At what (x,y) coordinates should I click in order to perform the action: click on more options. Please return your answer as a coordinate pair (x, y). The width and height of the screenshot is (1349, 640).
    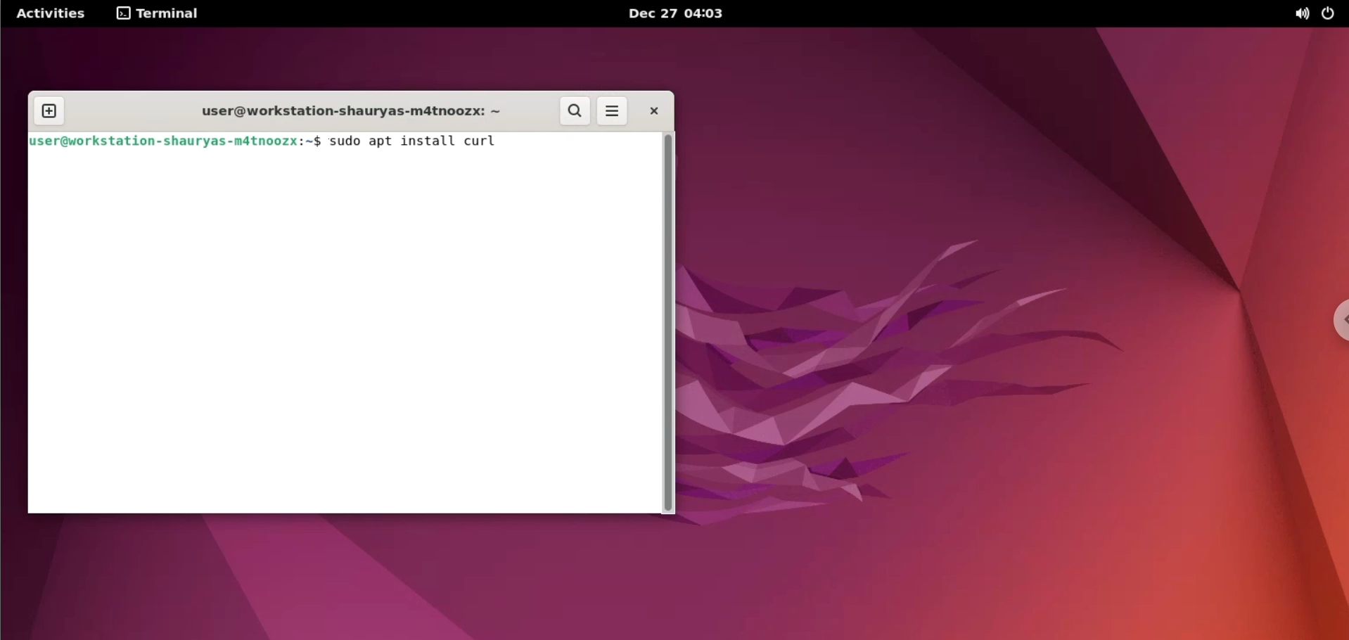
    Looking at the image, I should click on (612, 112).